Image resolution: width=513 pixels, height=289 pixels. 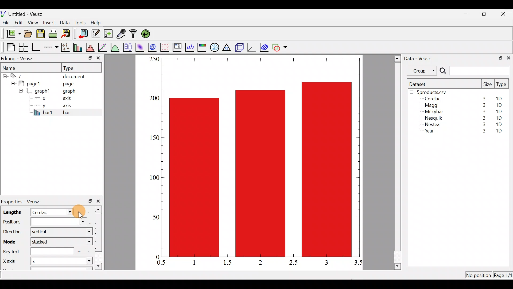 What do you see at coordinates (67, 212) in the screenshot?
I see `Length dropdown` at bounding box center [67, 212].